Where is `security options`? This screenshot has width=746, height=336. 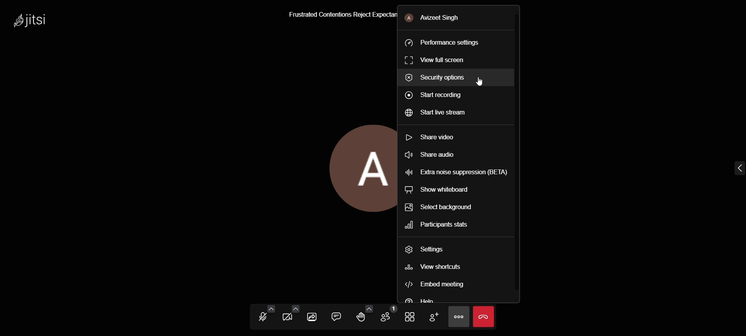
security options is located at coordinates (439, 78).